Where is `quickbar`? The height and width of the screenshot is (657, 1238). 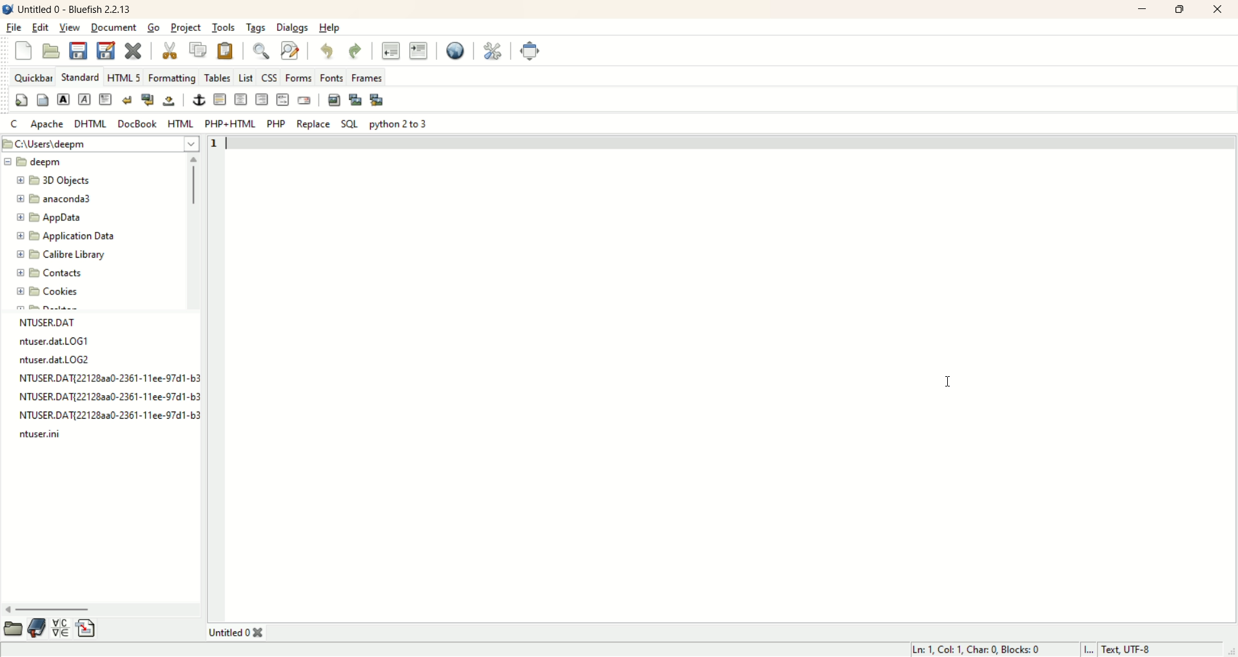
quickbar is located at coordinates (32, 77).